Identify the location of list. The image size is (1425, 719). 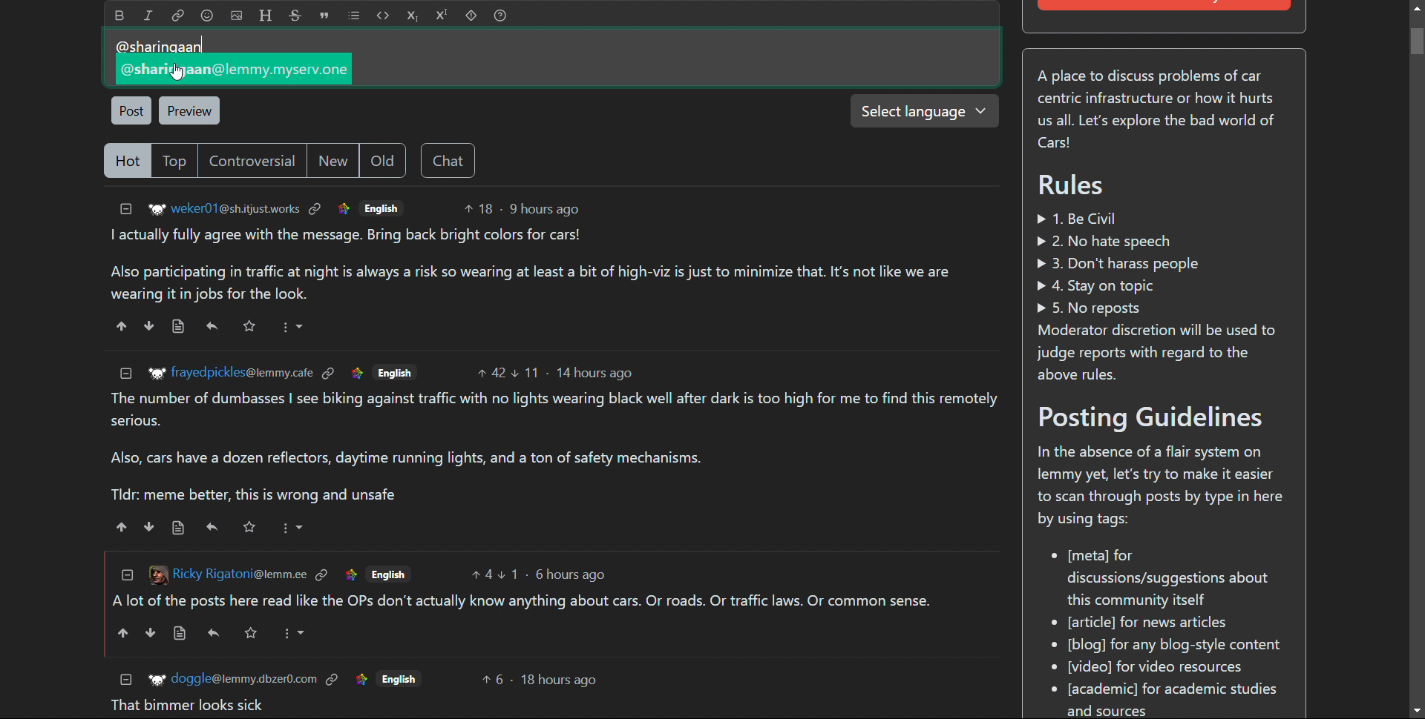
(354, 16).